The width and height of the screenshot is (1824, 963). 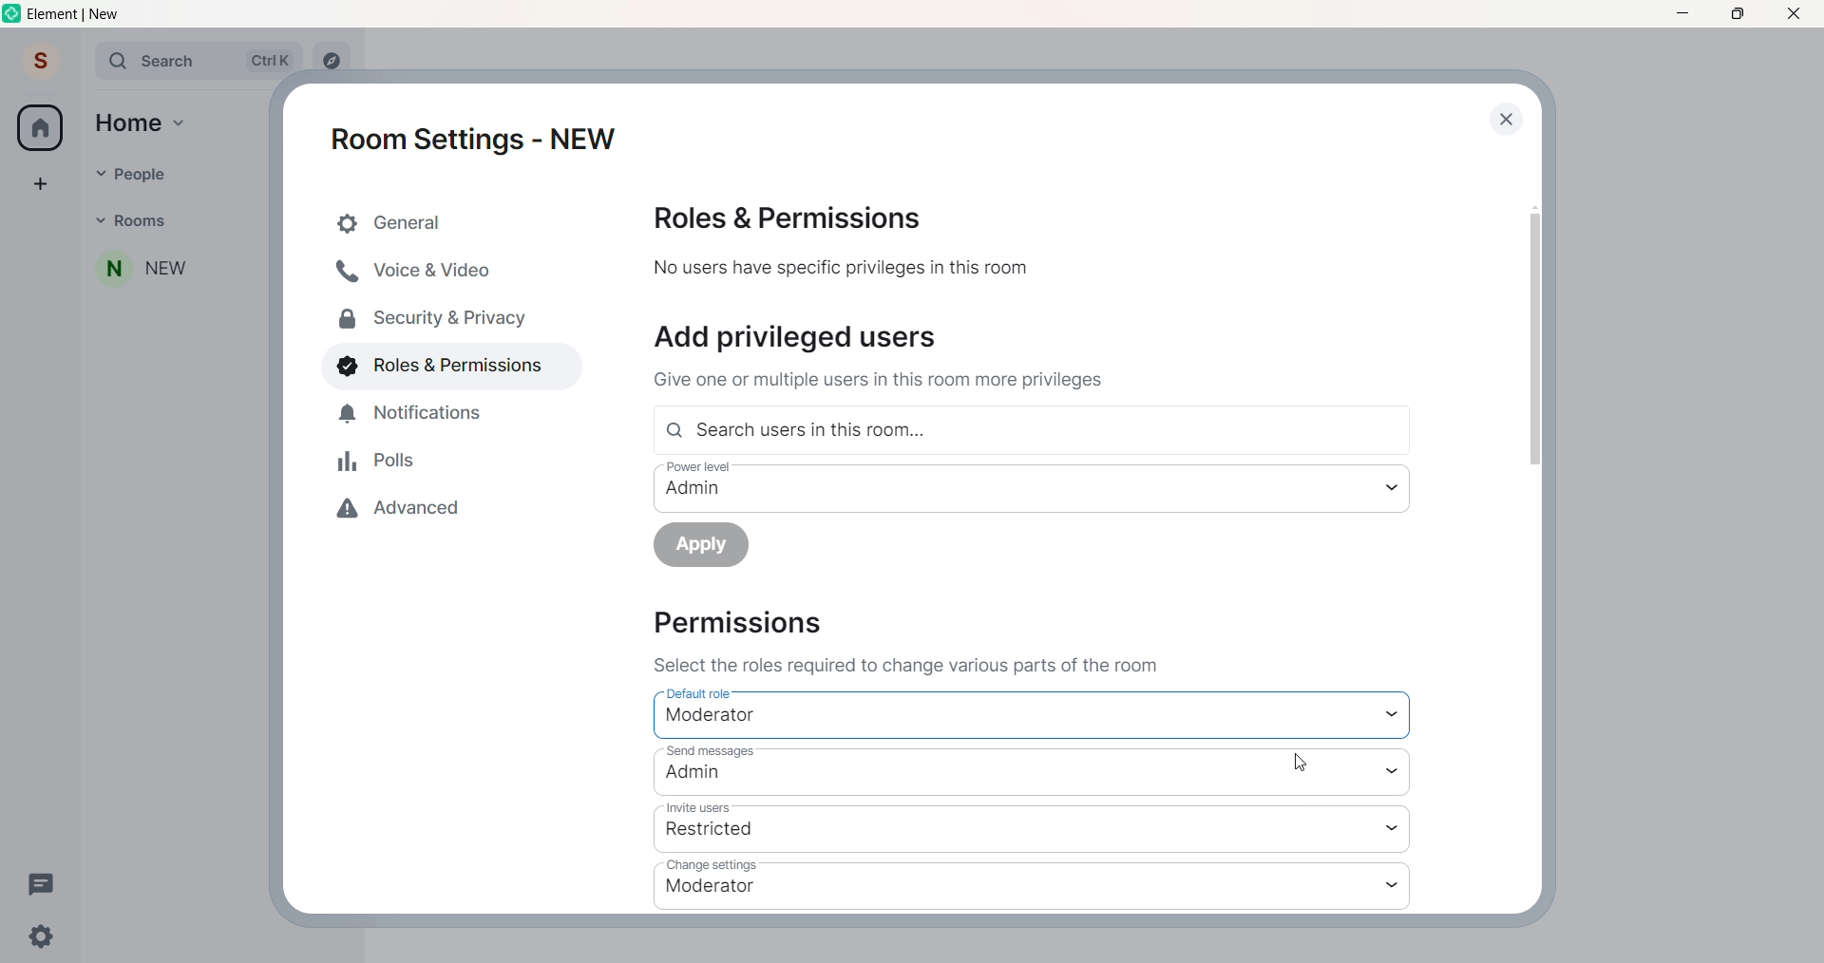 What do you see at coordinates (138, 273) in the screenshot?
I see `room name` at bounding box center [138, 273].